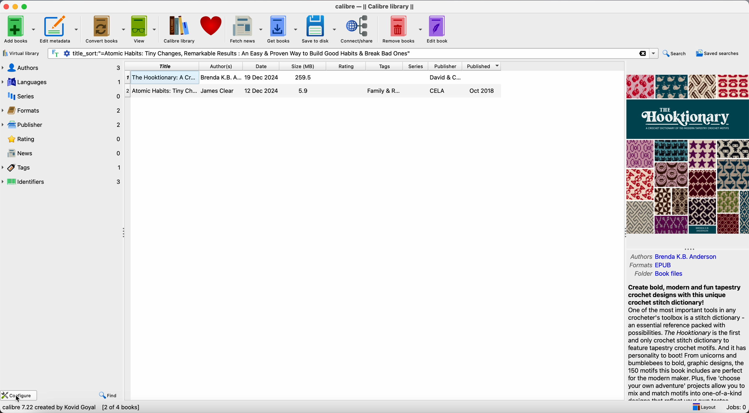  Describe the element at coordinates (62, 181) in the screenshot. I see `identifiers` at that location.